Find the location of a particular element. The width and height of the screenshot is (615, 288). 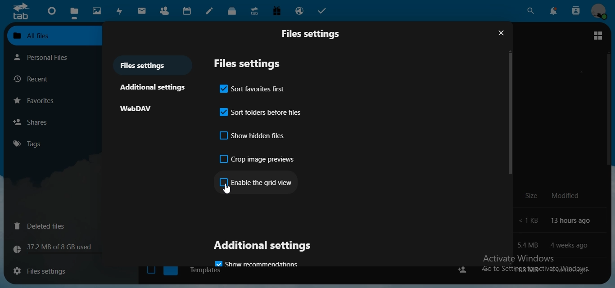

tasks is located at coordinates (325, 11).